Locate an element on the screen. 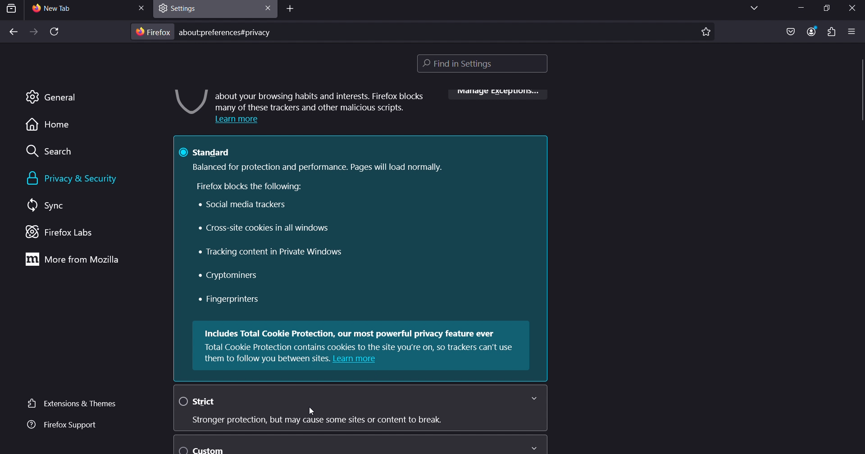 Image resolution: width=865 pixels, height=454 pixels. list all tabs is located at coordinates (751, 9).